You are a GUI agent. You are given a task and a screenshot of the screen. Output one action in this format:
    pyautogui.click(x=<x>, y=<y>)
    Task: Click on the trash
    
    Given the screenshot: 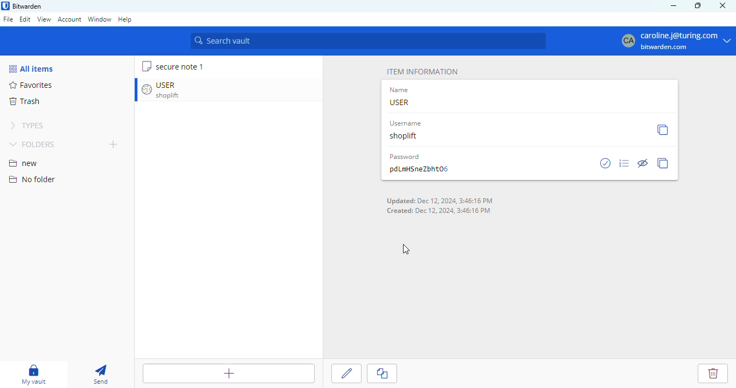 What is the action you would take?
    pyautogui.click(x=25, y=101)
    